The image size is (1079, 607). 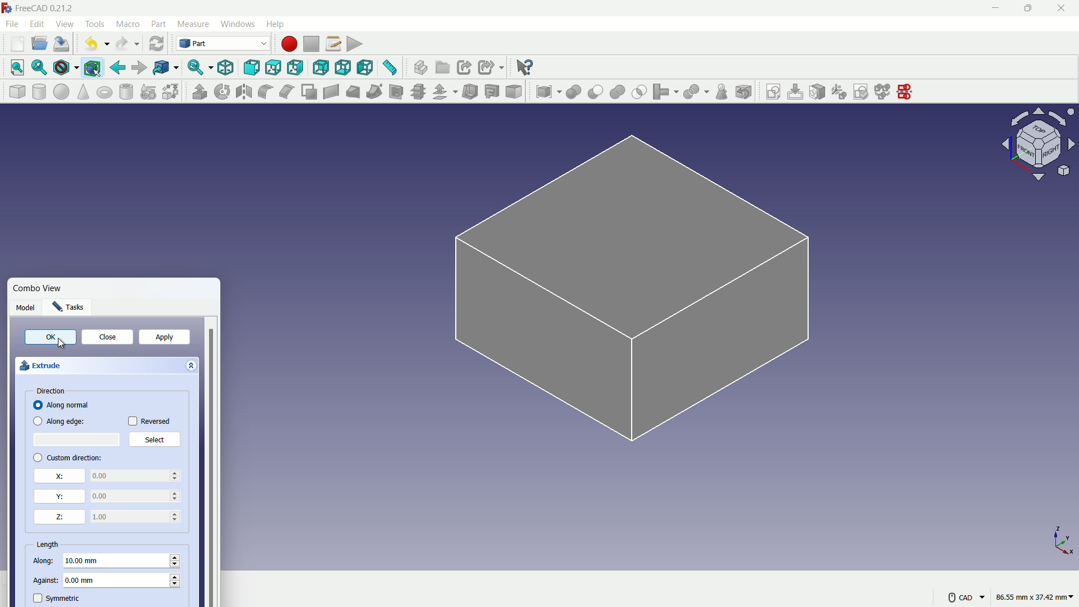 I want to click on front view, so click(x=251, y=67).